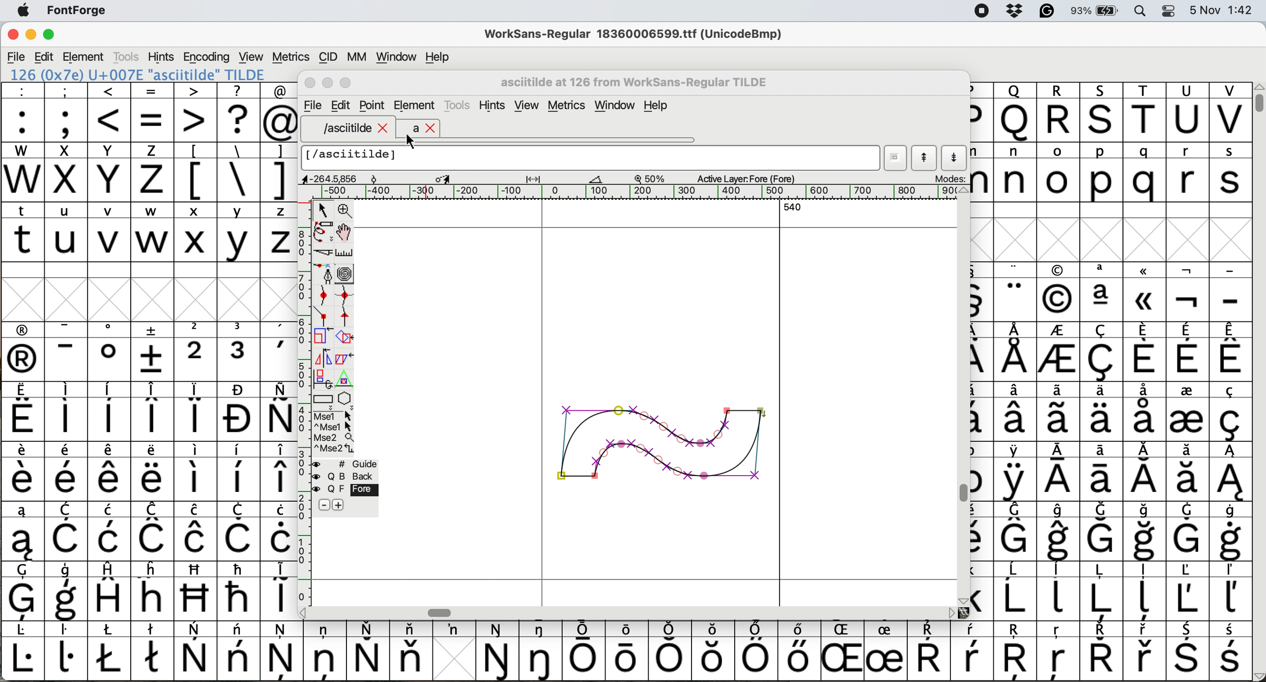  What do you see at coordinates (1016, 292) in the screenshot?
I see `symbol` at bounding box center [1016, 292].